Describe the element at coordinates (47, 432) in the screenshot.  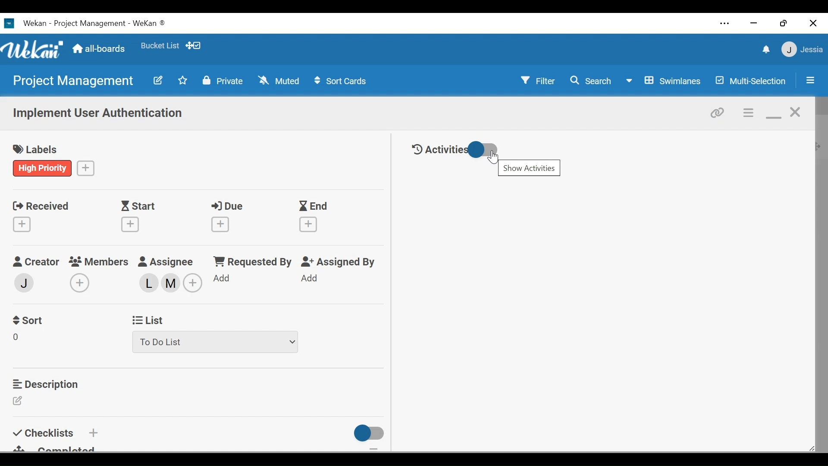
I see `Checklist` at that location.